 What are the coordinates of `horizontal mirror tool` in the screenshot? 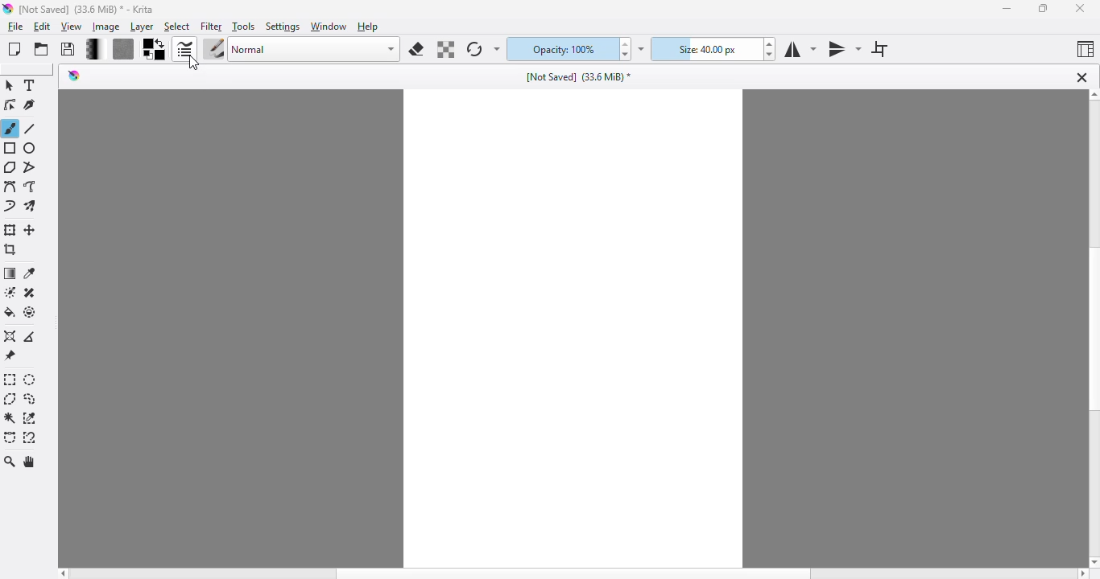 It's located at (801, 50).